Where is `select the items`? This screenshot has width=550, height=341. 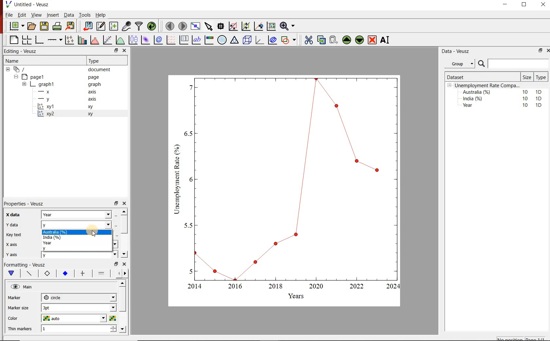 select the items is located at coordinates (209, 25).